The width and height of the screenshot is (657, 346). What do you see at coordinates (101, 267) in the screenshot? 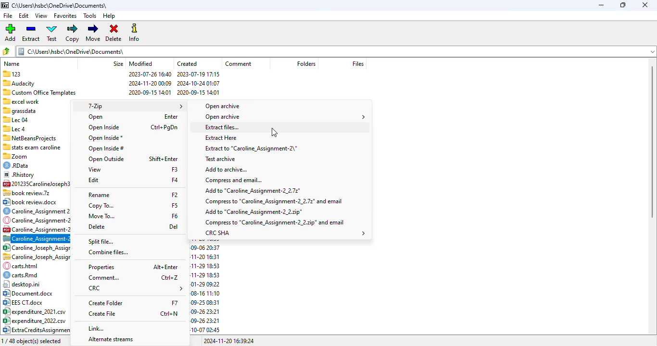
I see `properties` at bounding box center [101, 267].